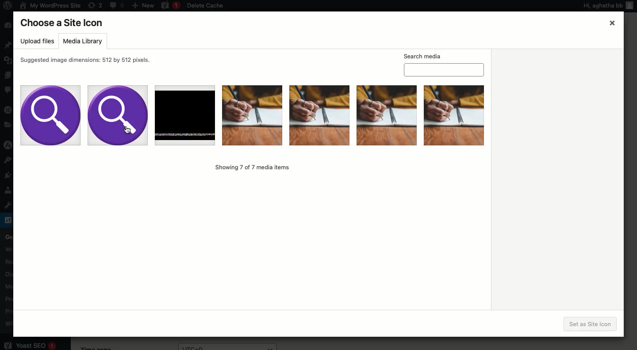 The width and height of the screenshot is (637, 350). I want to click on Media, so click(8, 285).